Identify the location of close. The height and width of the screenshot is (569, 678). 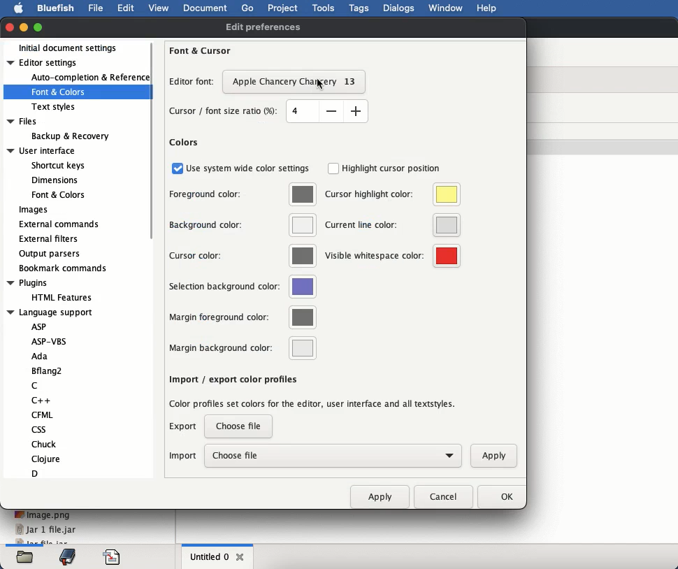
(241, 557).